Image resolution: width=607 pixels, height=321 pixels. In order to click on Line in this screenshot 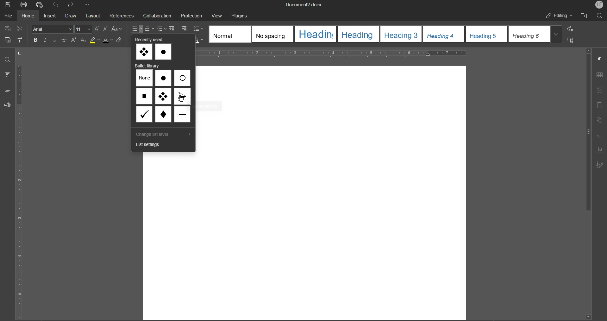, I will do `click(182, 114)`.